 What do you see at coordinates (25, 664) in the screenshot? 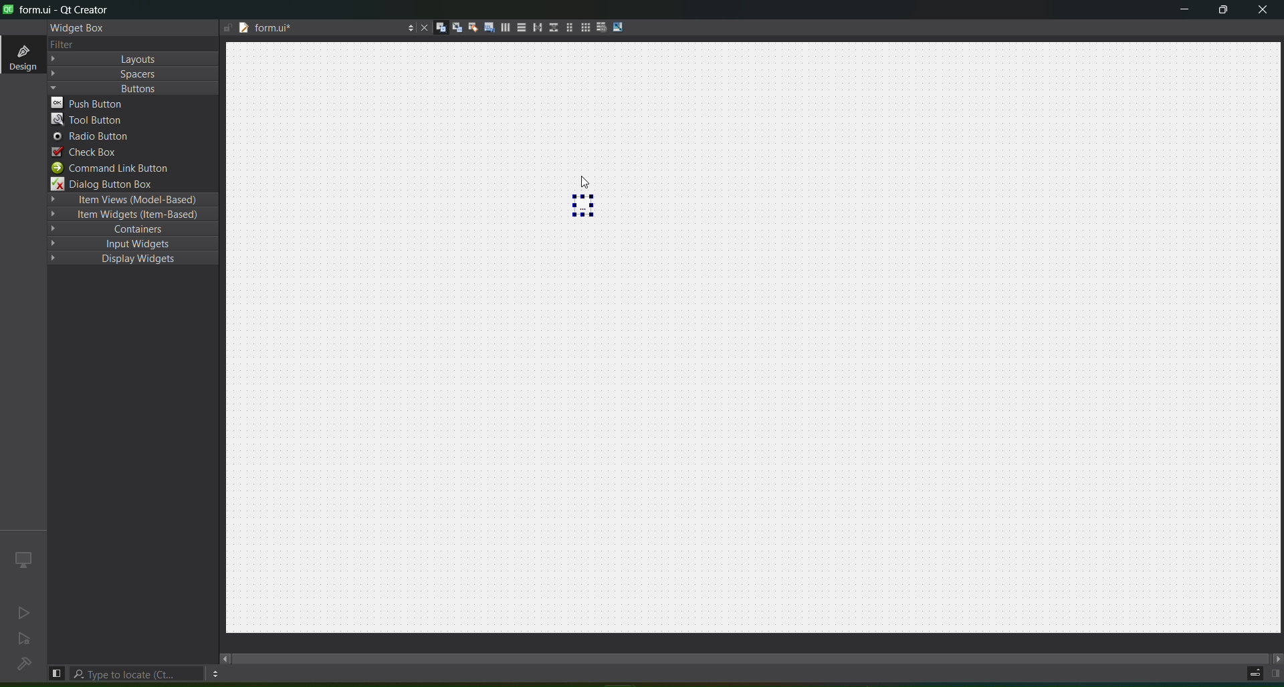
I see `no project loaded` at bounding box center [25, 664].